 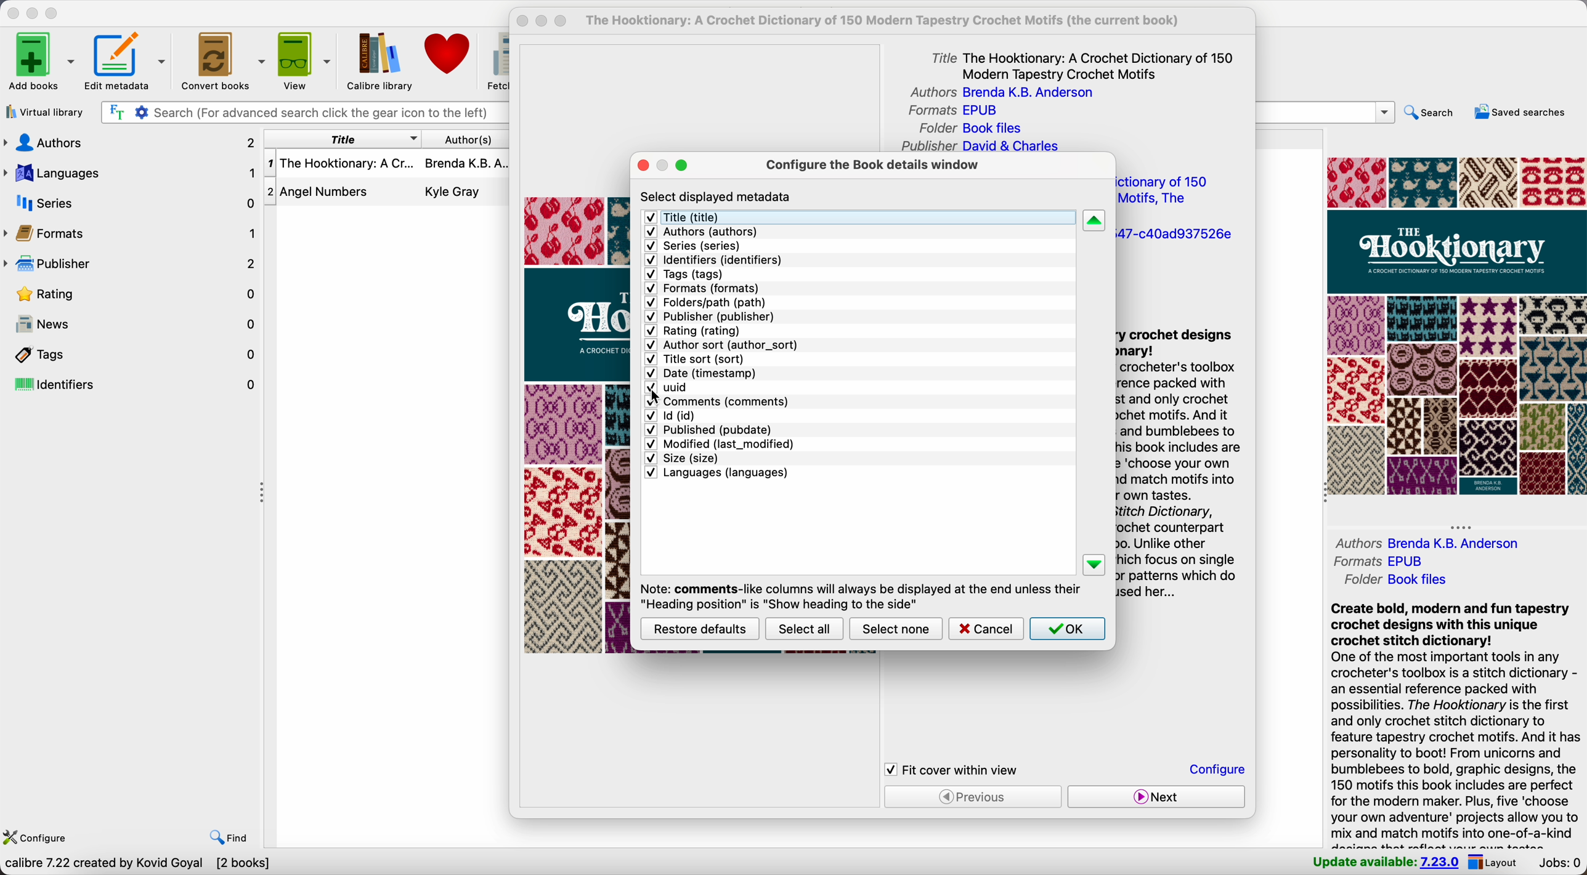 I want to click on minimize, so click(x=35, y=12).